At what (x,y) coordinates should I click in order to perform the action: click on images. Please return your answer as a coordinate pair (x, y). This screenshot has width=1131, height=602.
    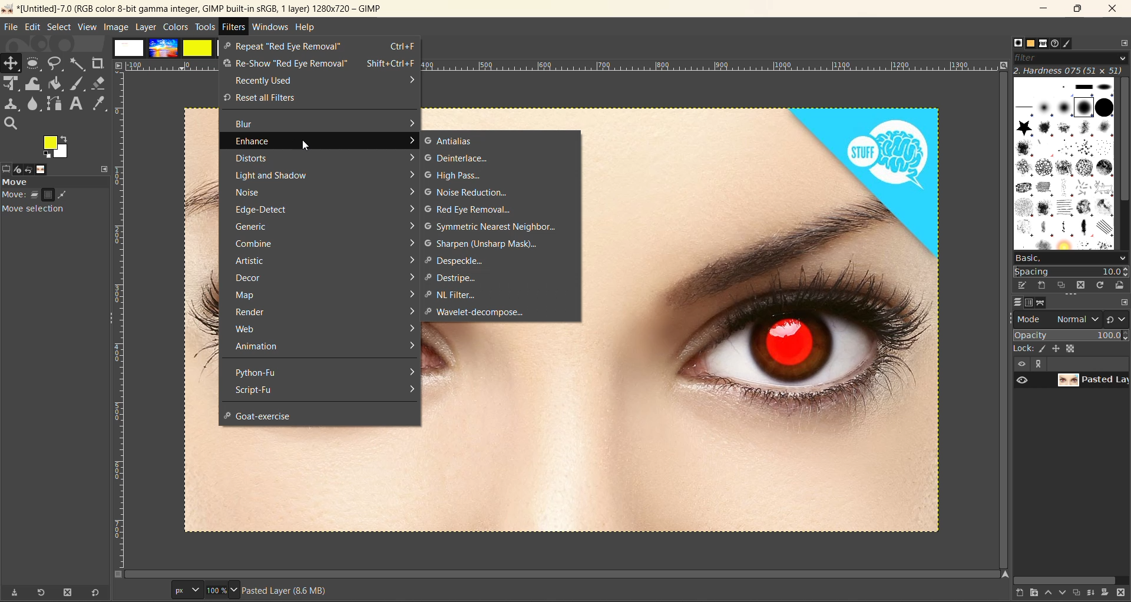
    Looking at the image, I should click on (161, 48).